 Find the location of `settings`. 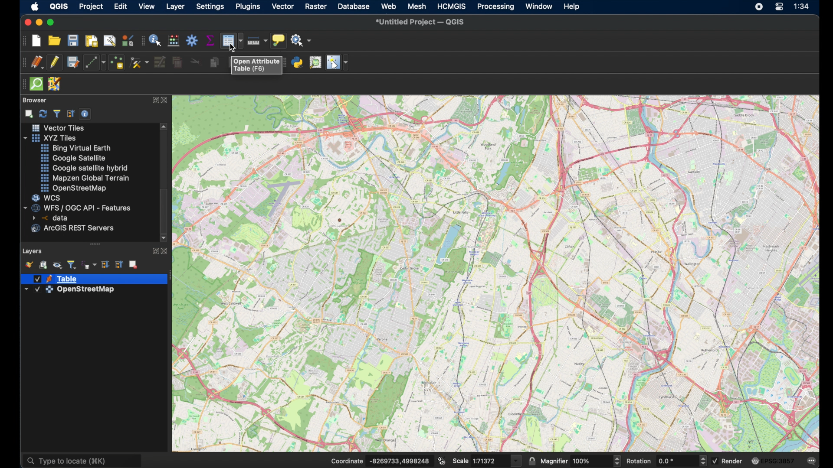

settings is located at coordinates (210, 7).